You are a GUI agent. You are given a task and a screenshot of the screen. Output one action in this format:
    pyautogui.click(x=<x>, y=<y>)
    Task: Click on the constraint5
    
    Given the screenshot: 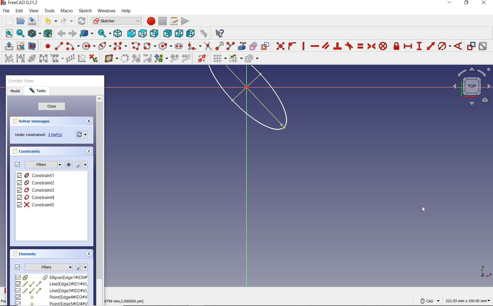 What is the action you would take?
    pyautogui.click(x=36, y=205)
    